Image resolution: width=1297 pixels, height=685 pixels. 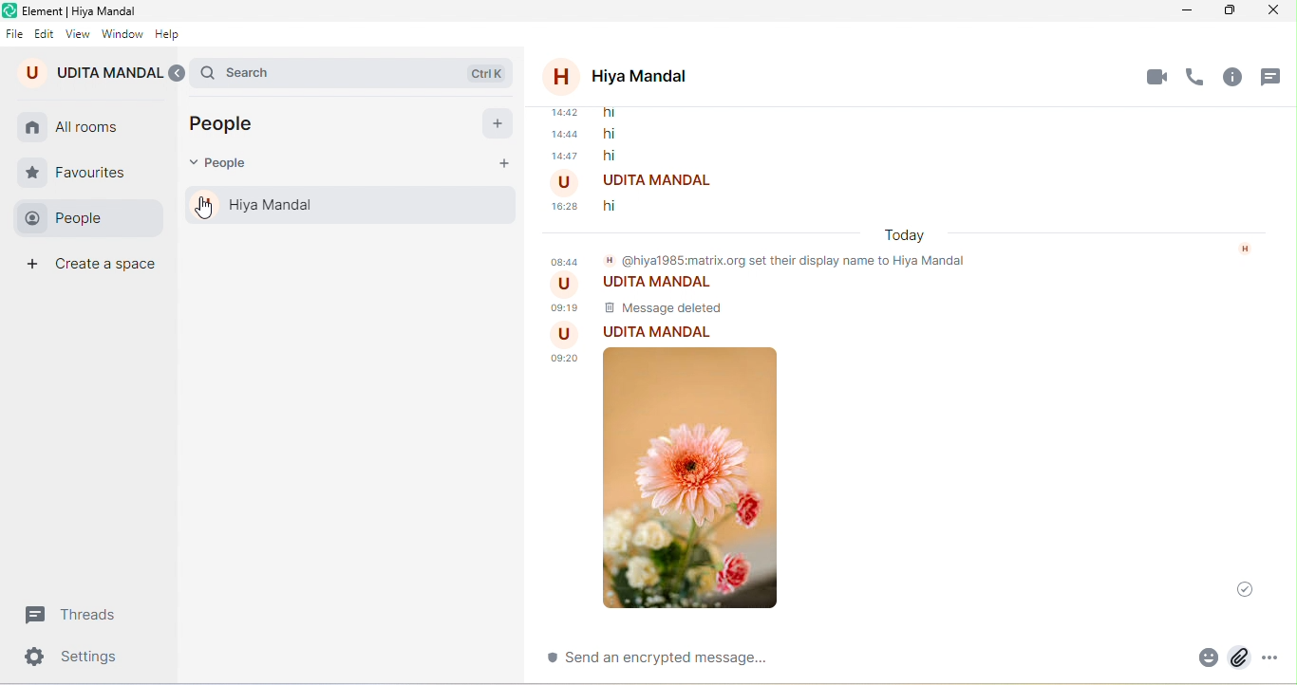 What do you see at coordinates (1208, 658) in the screenshot?
I see `attachment` at bounding box center [1208, 658].